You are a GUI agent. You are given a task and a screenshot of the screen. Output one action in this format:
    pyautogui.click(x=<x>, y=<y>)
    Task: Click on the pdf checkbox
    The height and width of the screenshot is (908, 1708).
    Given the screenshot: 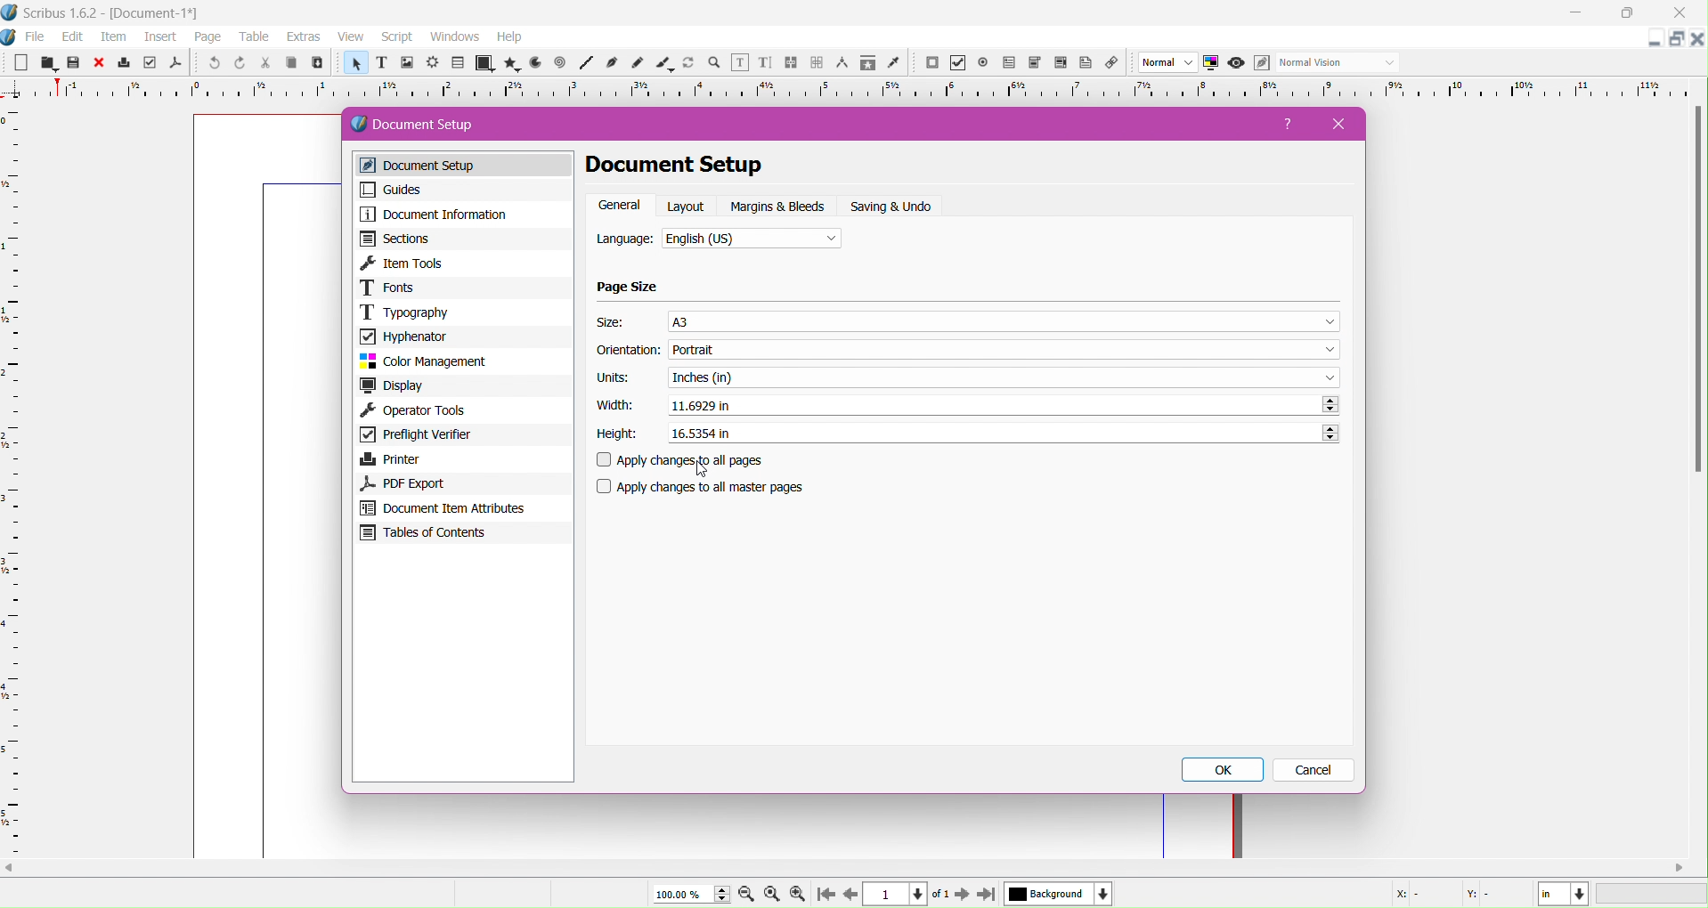 What is the action you would take?
    pyautogui.click(x=957, y=63)
    